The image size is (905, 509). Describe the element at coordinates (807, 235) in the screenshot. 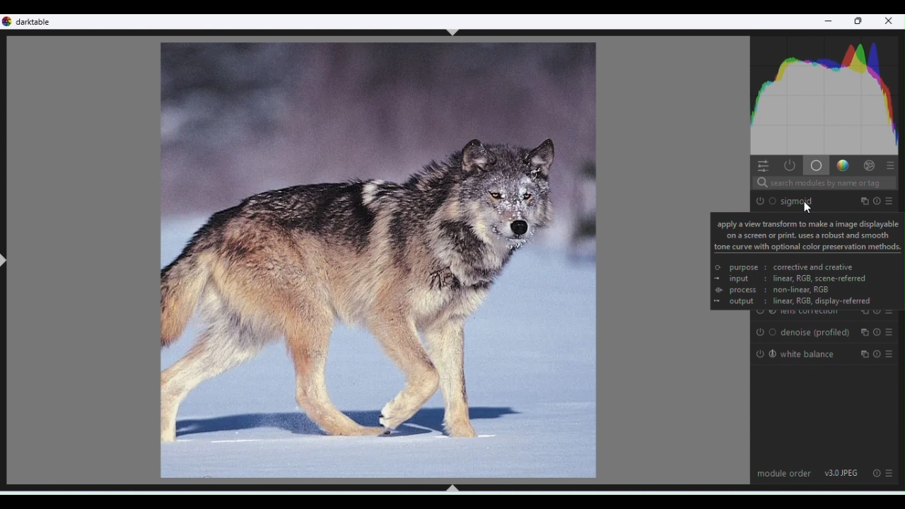

I see `‘on a screen or print. uses a robust and smooth` at that location.